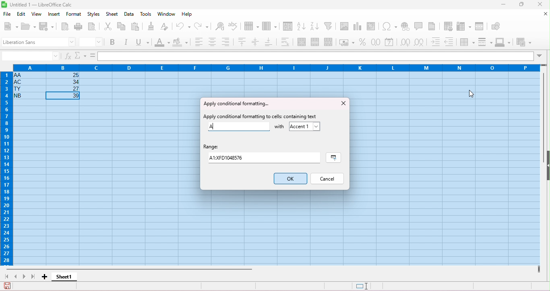  I want to click on edit, so click(22, 15).